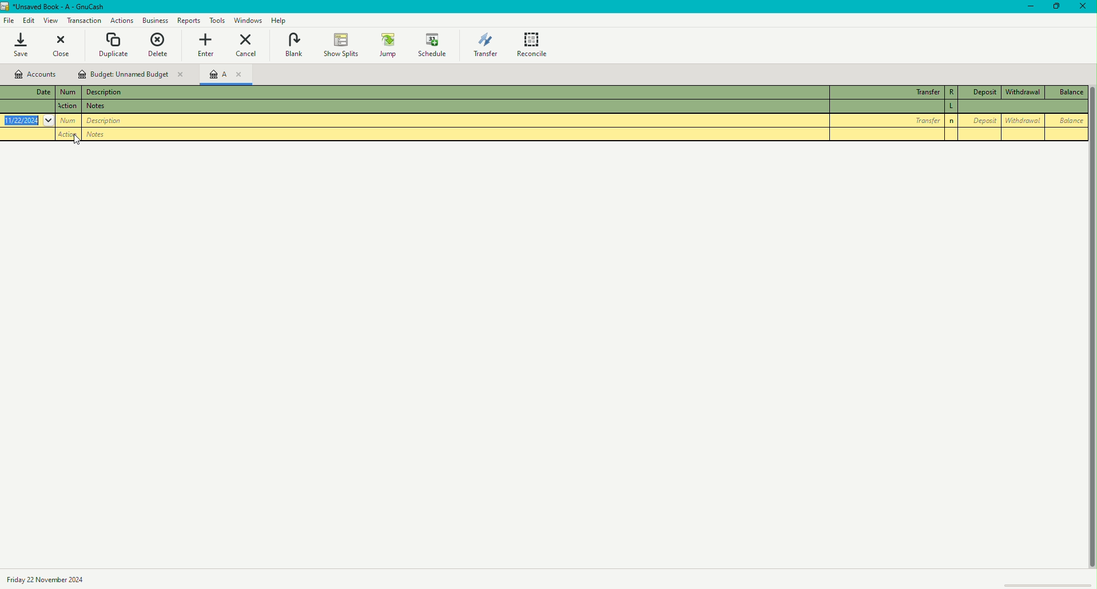  I want to click on Deposit, so click(984, 92).